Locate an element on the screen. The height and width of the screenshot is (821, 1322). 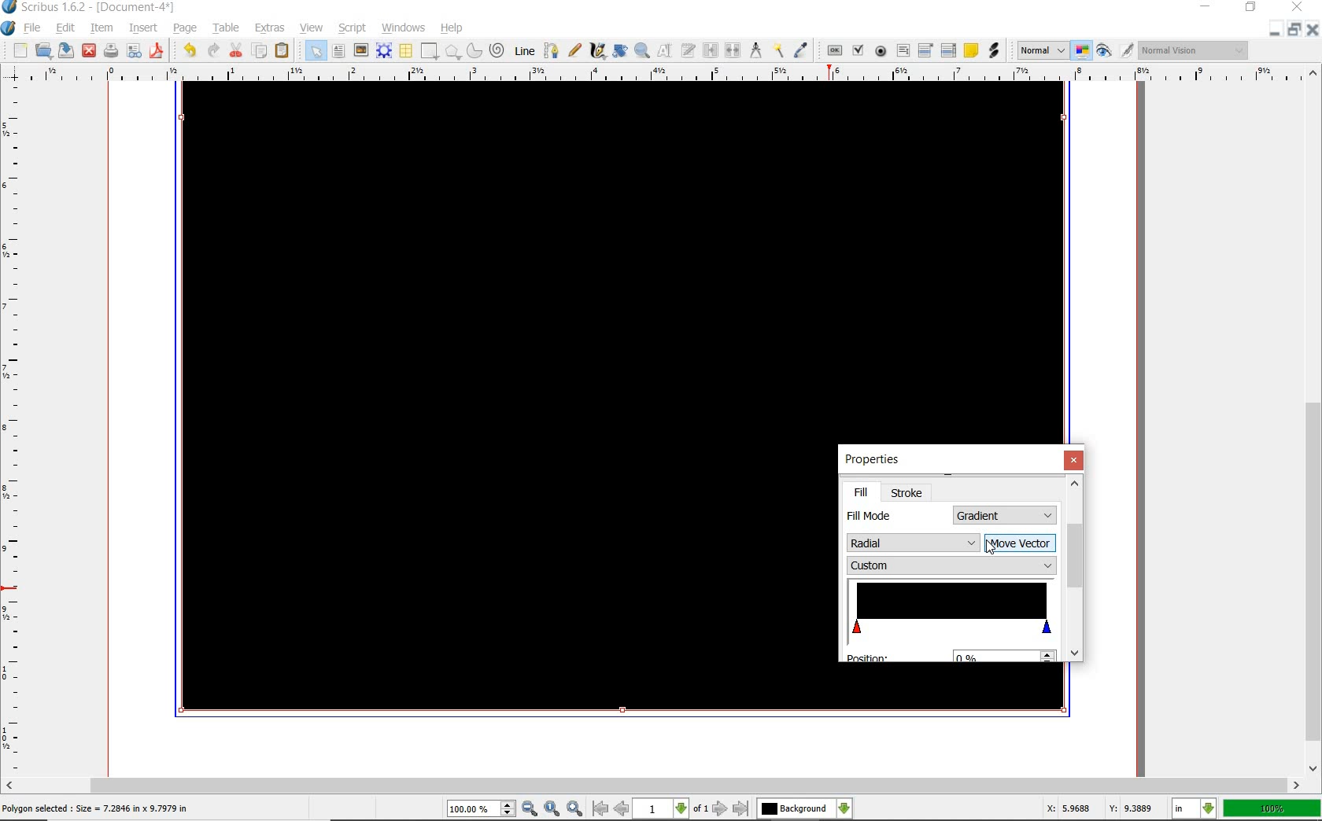
script is located at coordinates (354, 28).